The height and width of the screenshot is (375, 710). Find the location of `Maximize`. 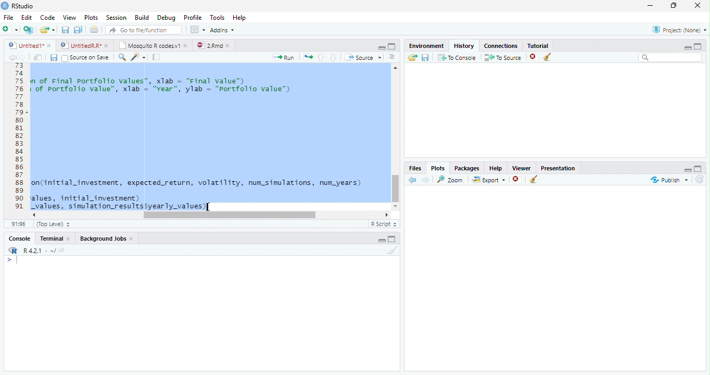

Maximize is located at coordinates (676, 6).